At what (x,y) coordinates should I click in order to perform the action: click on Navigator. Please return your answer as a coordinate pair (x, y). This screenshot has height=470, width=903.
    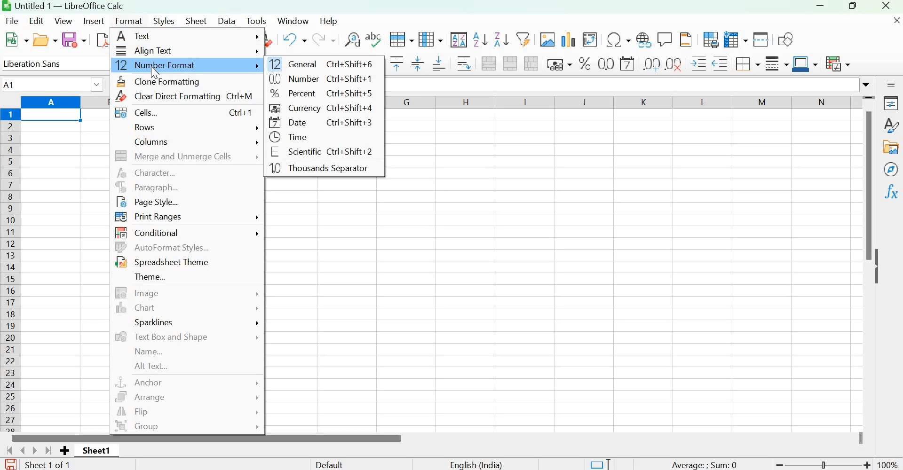
    Looking at the image, I should click on (891, 169).